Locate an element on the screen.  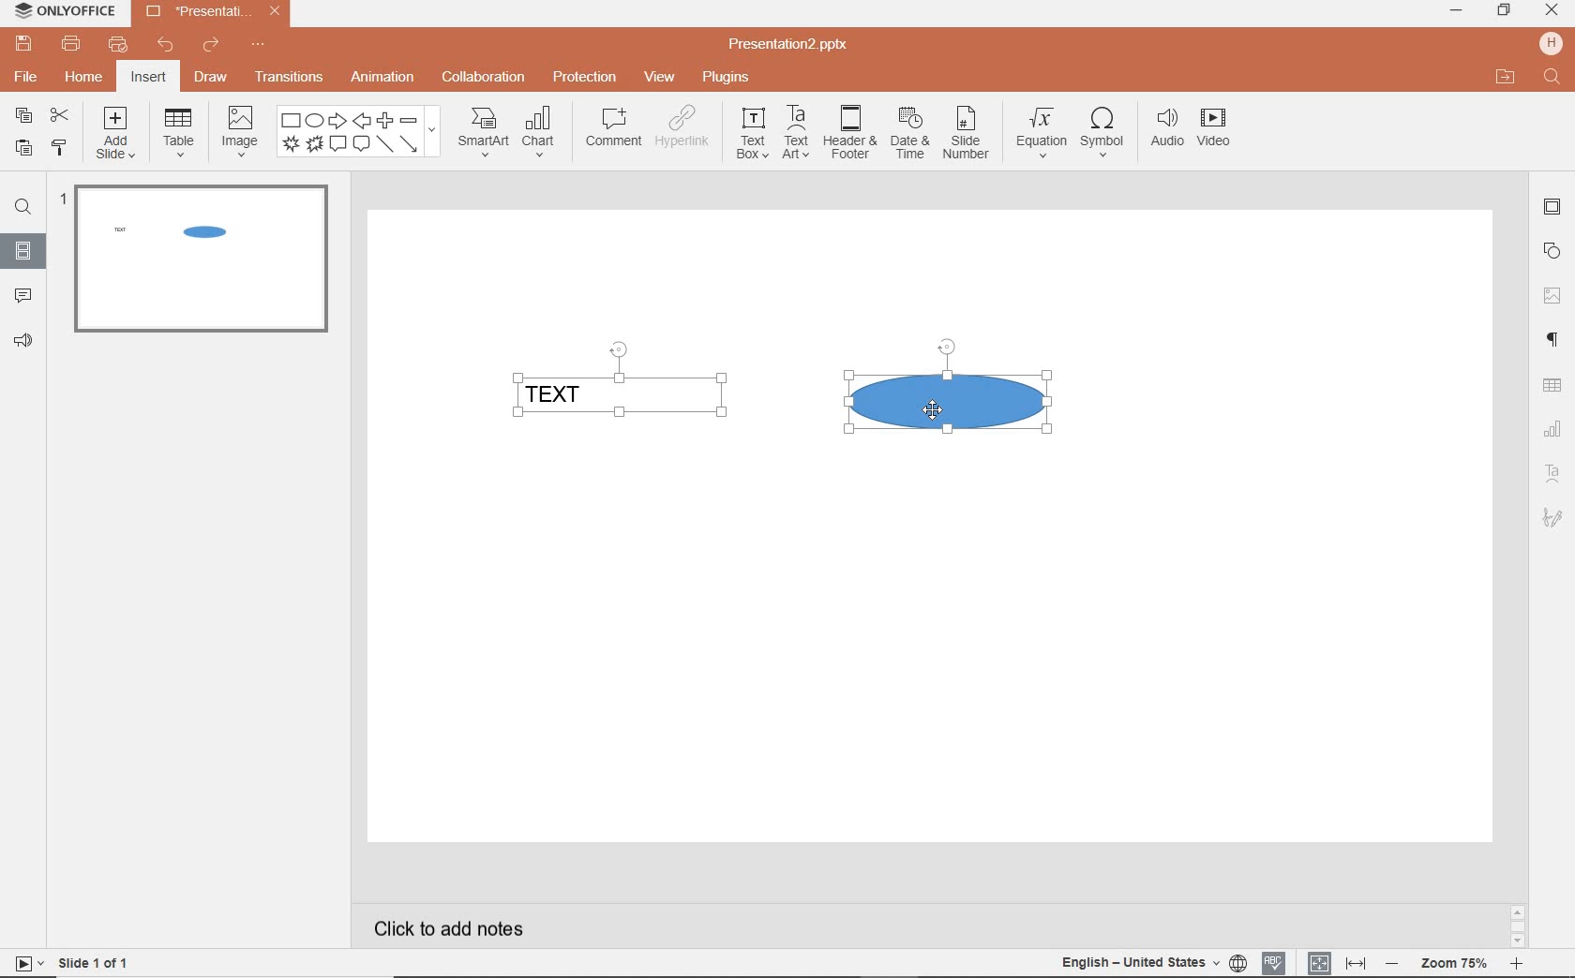
insert is located at coordinates (150, 78).